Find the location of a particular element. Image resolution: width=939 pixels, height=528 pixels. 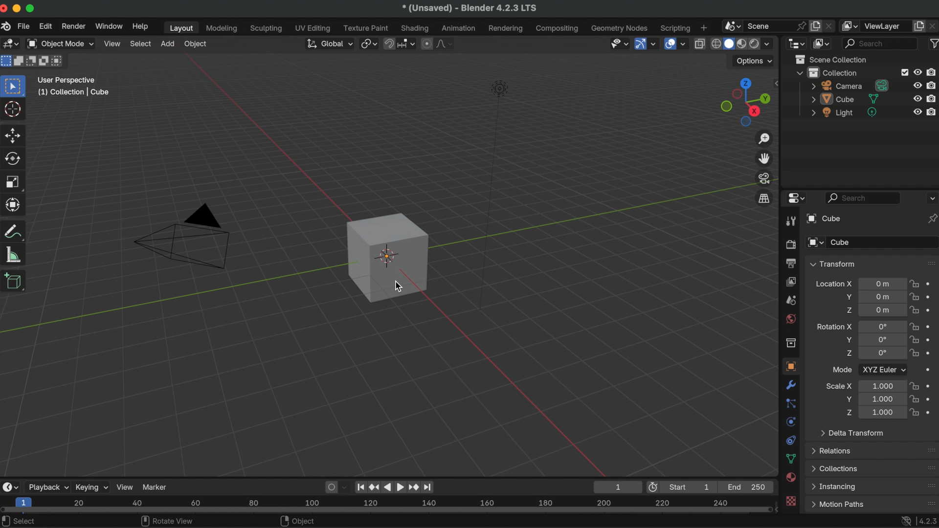

viewport shading material preview mode is located at coordinates (740, 44).